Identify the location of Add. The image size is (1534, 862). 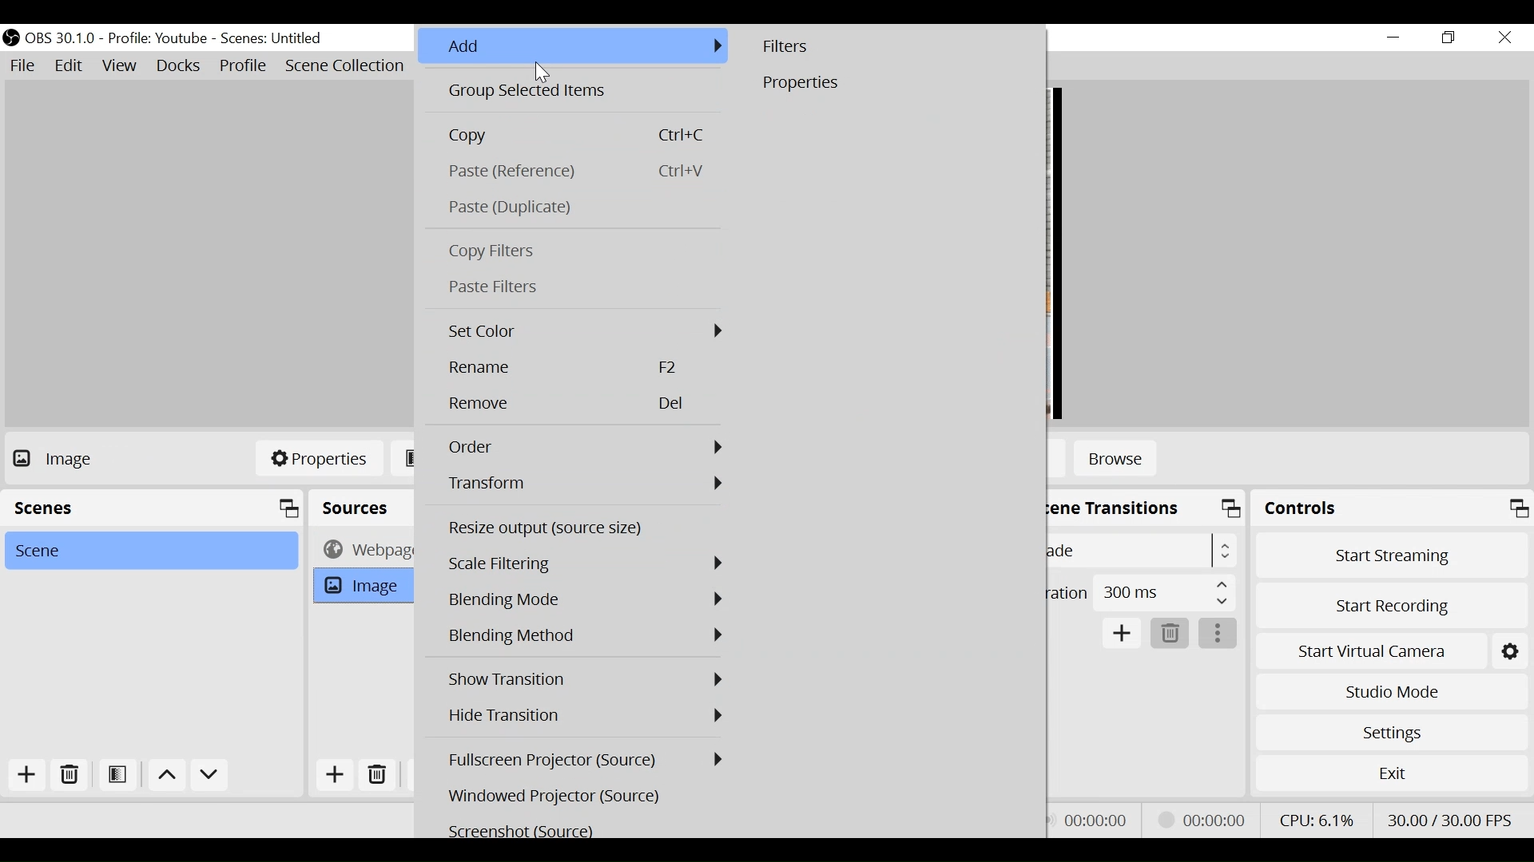
(572, 47).